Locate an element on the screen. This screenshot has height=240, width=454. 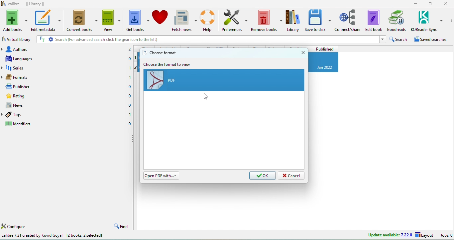
close is located at coordinates (445, 3).